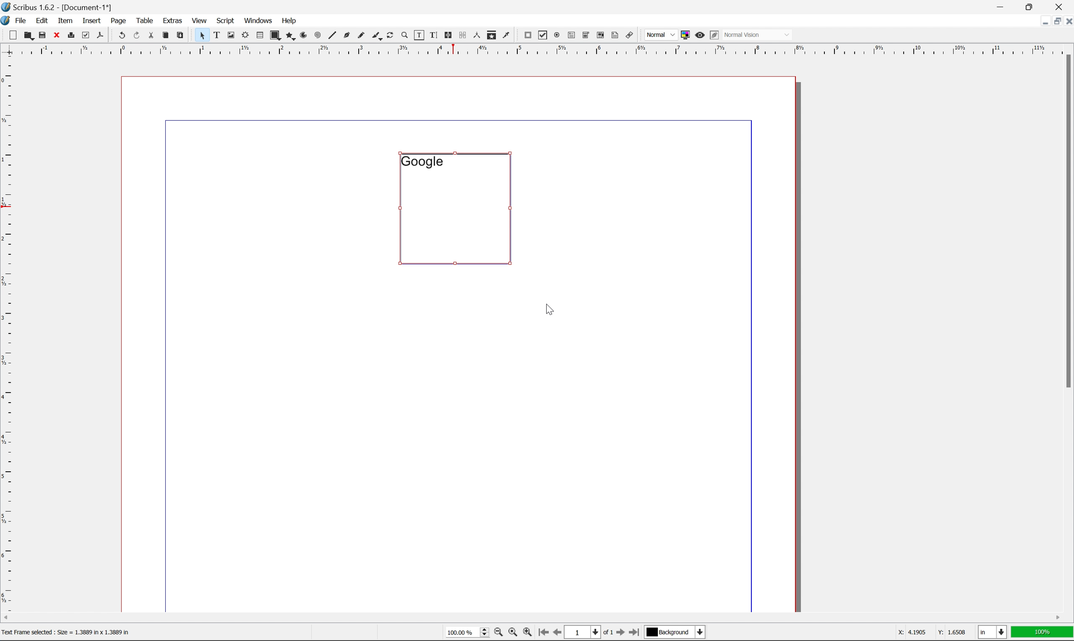 This screenshot has height=641, width=1074. Describe the element at coordinates (21, 21) in the screenshot. I see `file` at that location.